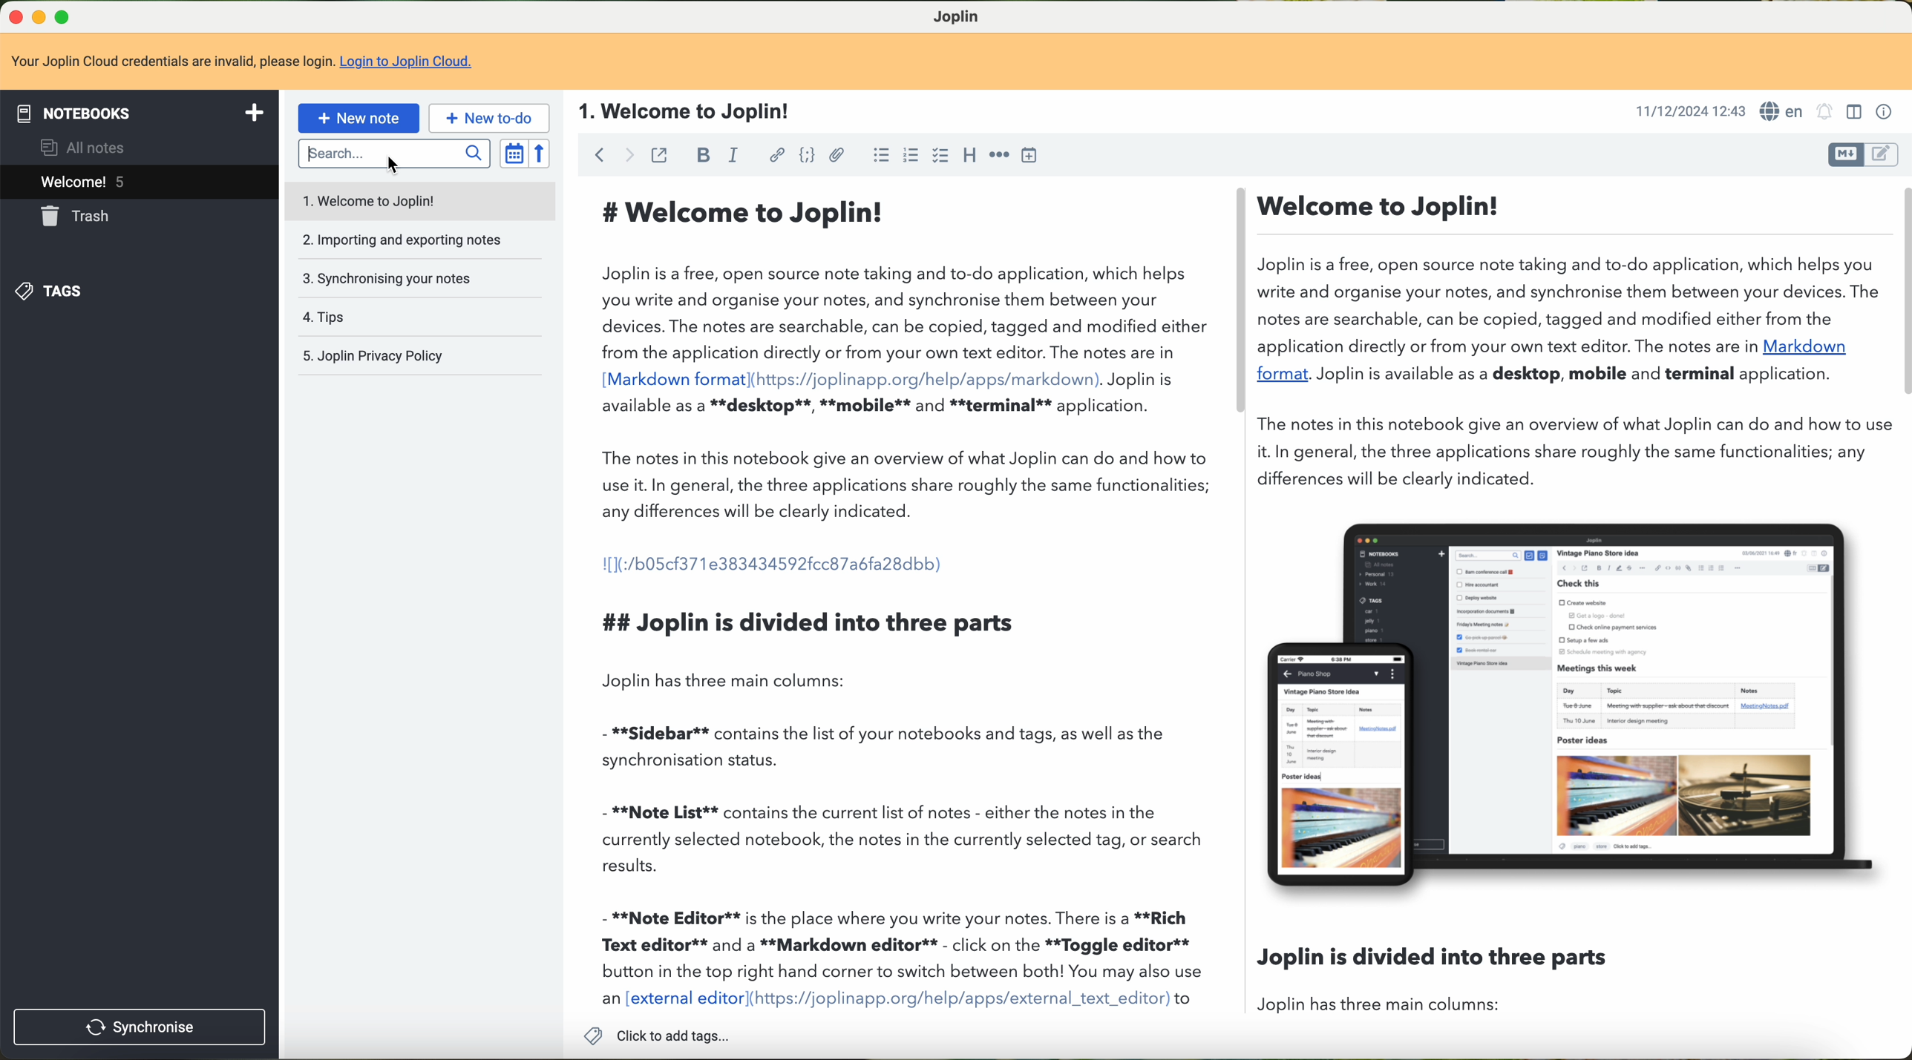 This screenshot has width=1912, height=1060. Describe the element at coordinates (998, 155) in the screenshot. I see `horizontal rule` at that location.